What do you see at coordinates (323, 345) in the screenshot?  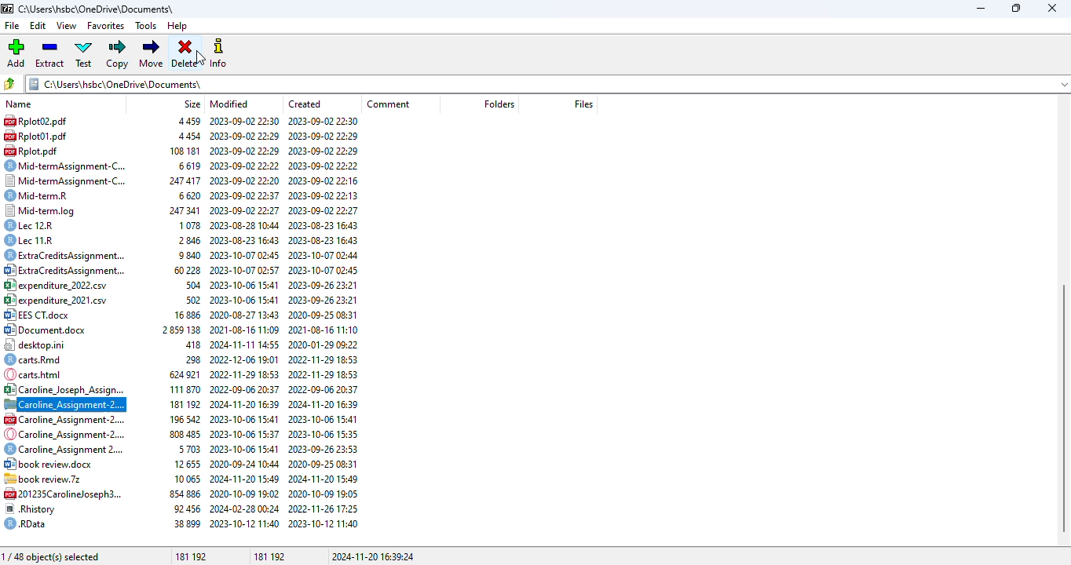 I see `2020-01-29 09:22` at bounding box center [323, 345].